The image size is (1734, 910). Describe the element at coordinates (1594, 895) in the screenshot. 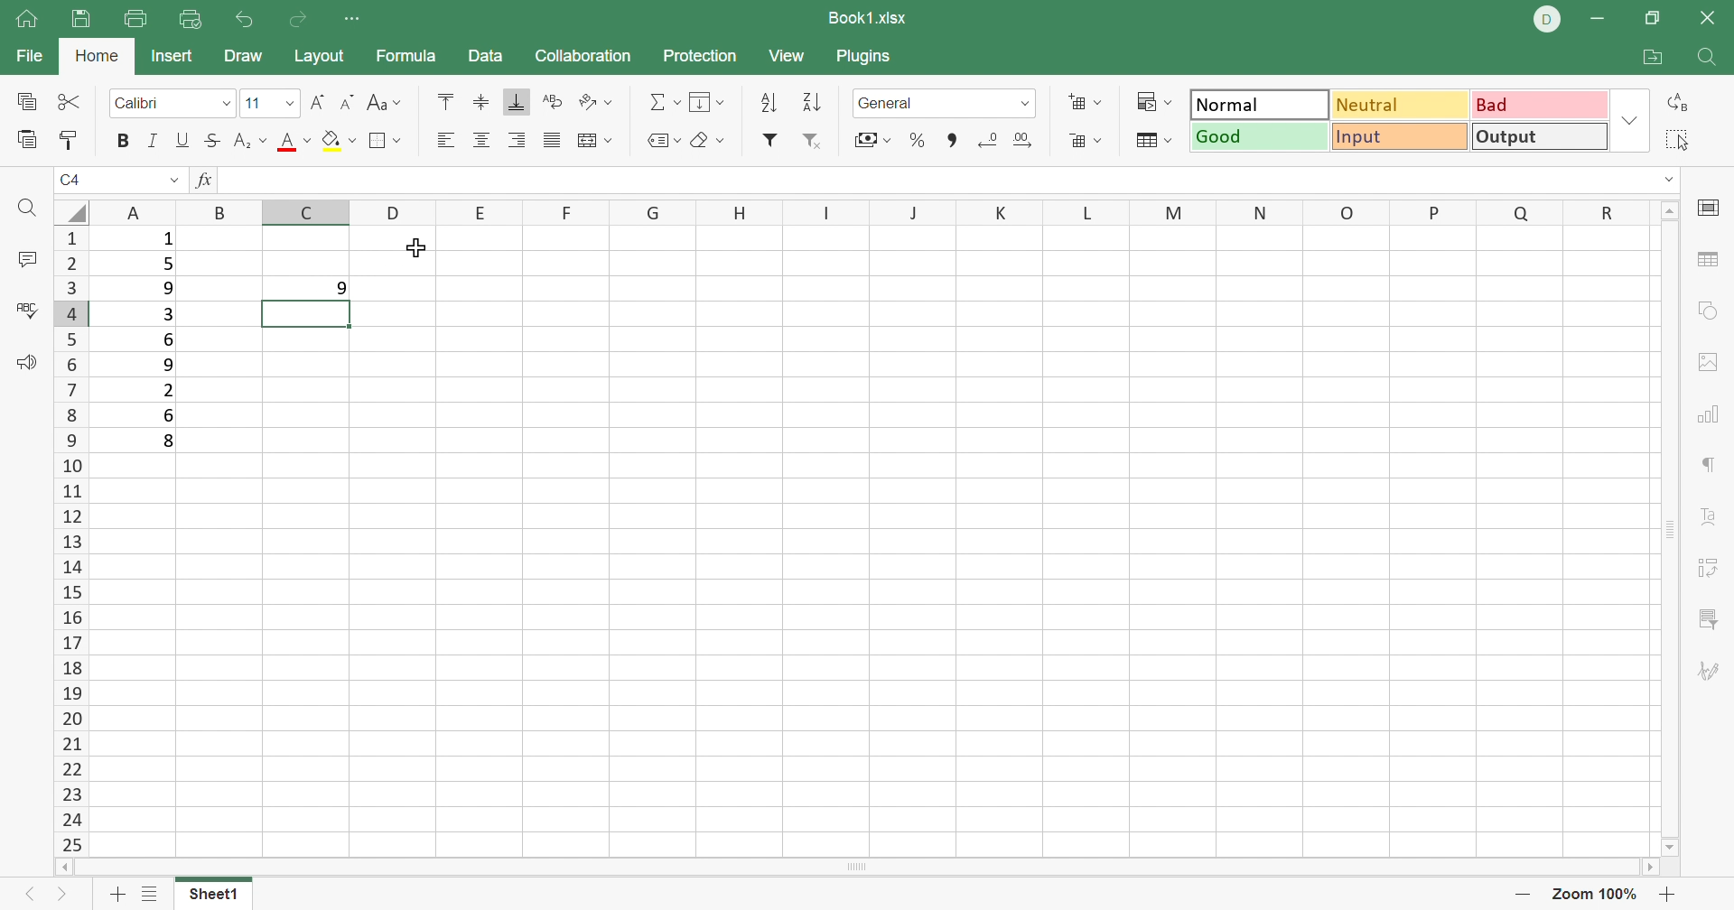

I see `Zoom 100%` at that location.